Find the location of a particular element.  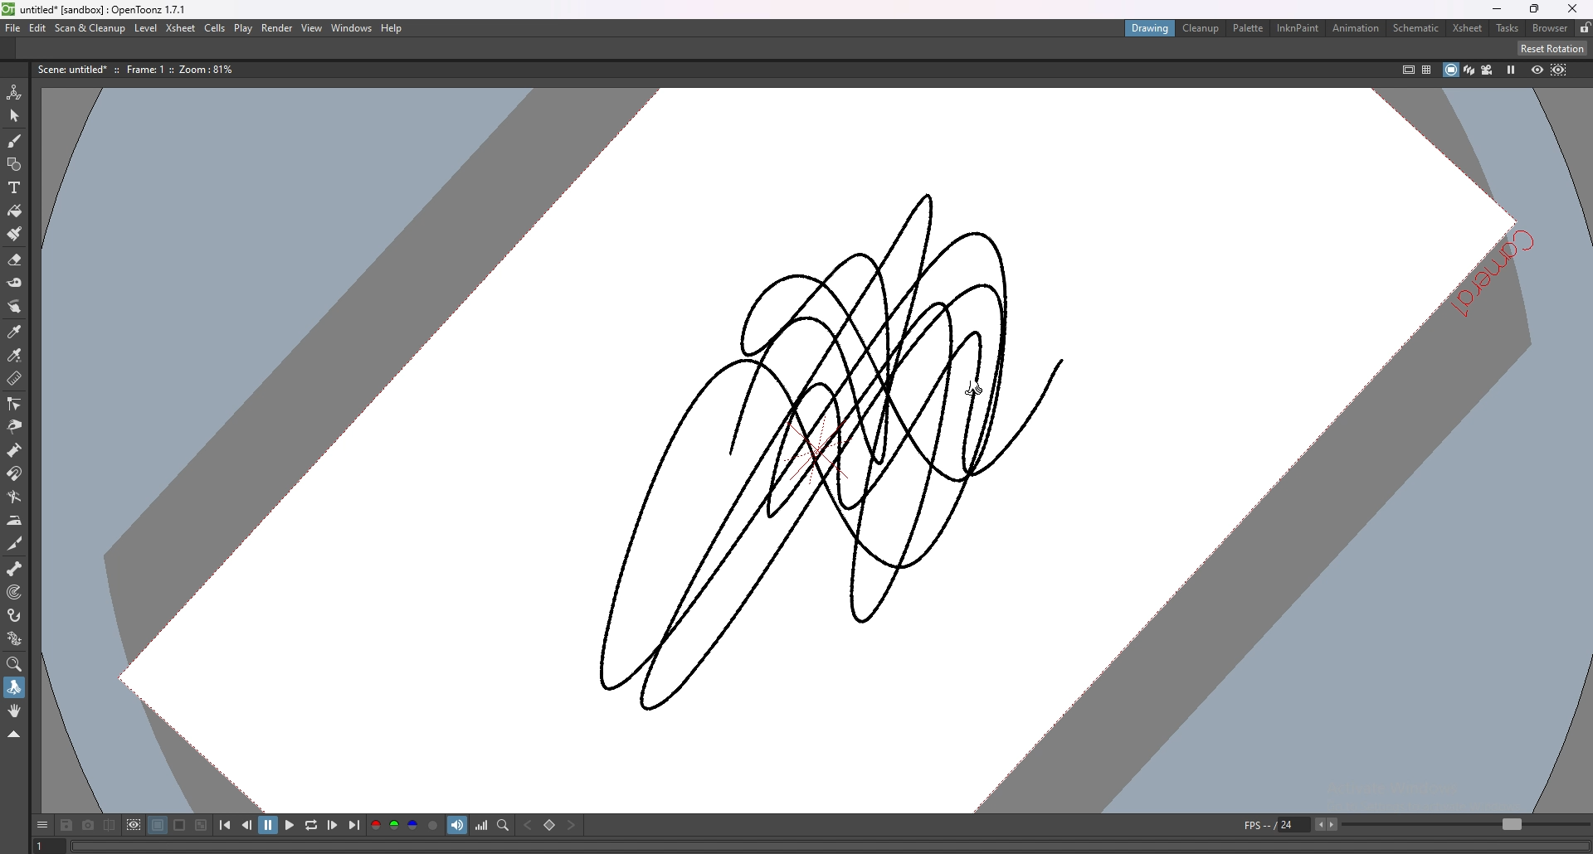

cutter is located at coordinates (14, 544).